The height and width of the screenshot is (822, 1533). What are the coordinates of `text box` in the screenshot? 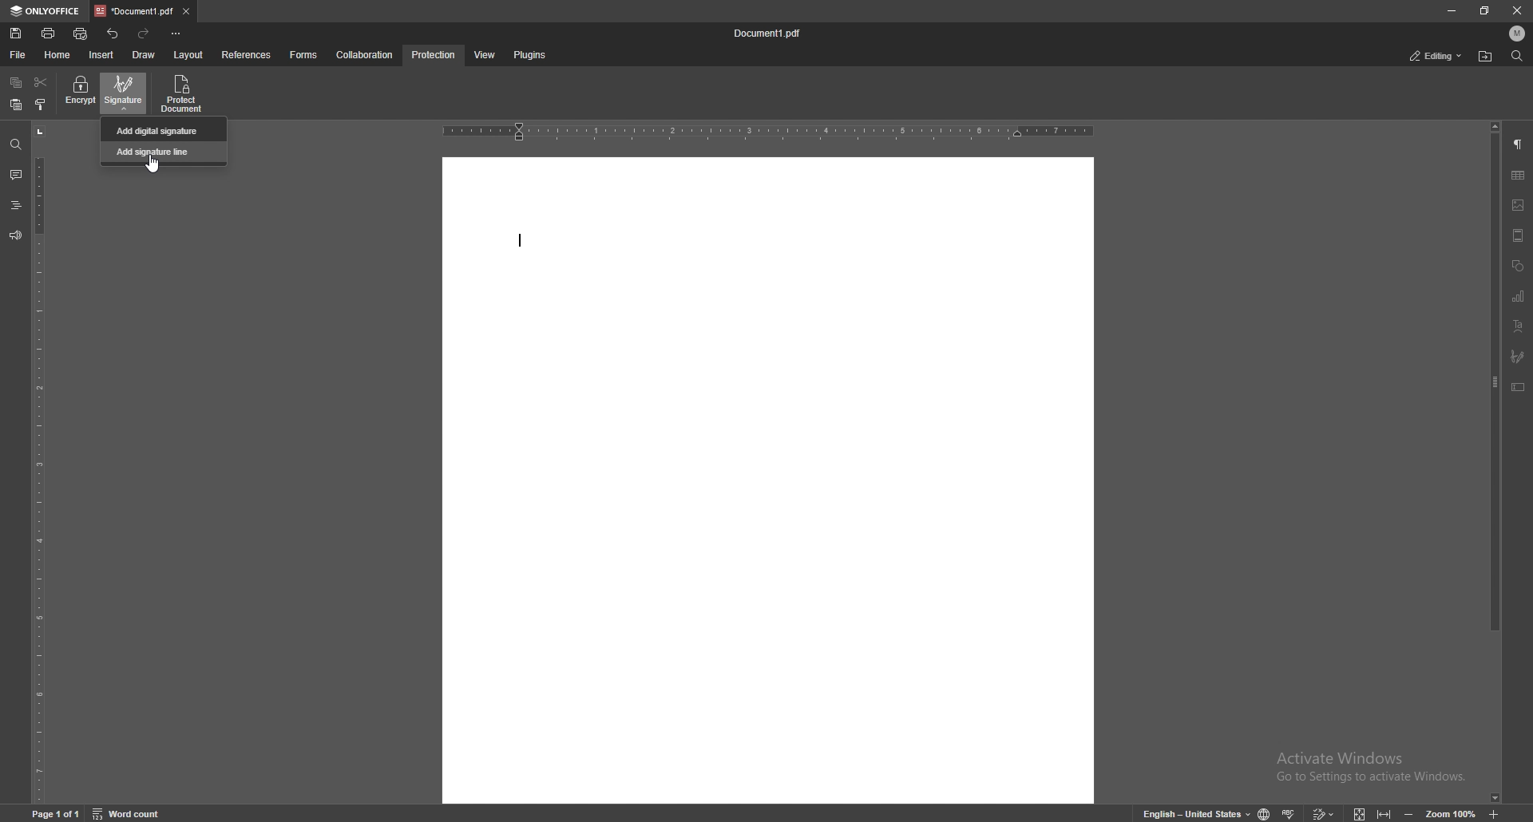 It's located at (1518, 387).